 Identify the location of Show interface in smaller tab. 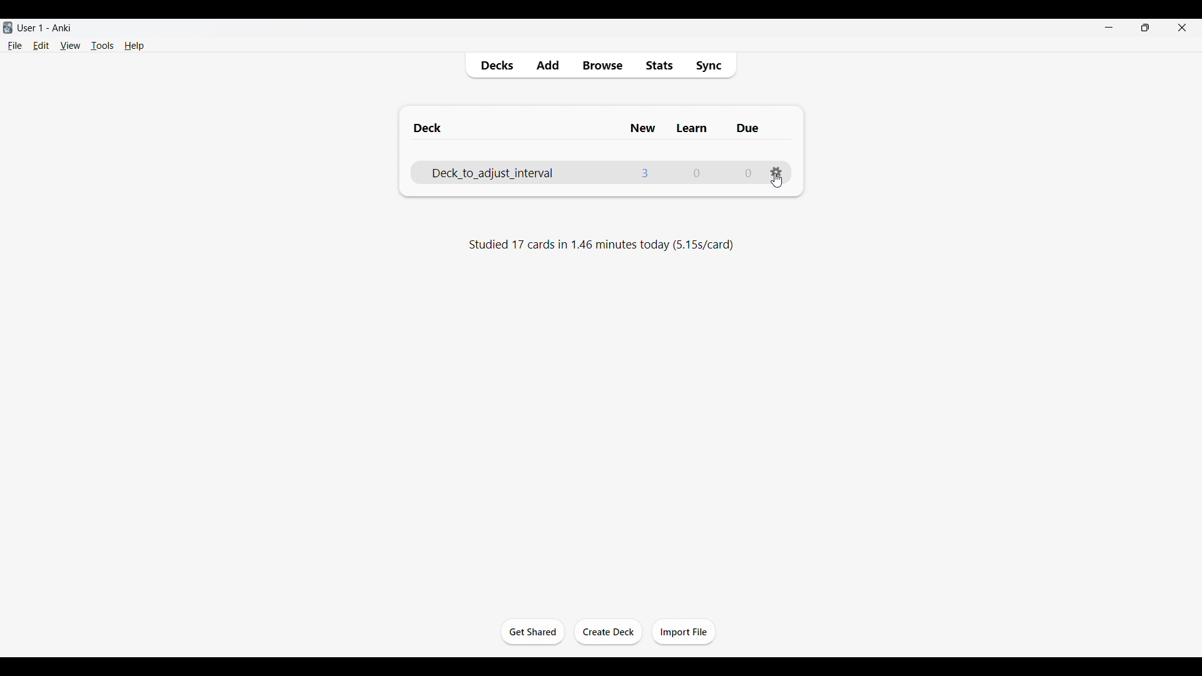
(1146, 28).